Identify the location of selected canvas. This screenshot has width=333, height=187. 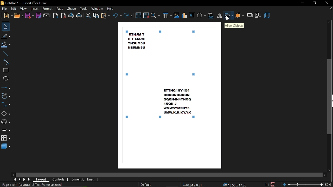
(162, 76).